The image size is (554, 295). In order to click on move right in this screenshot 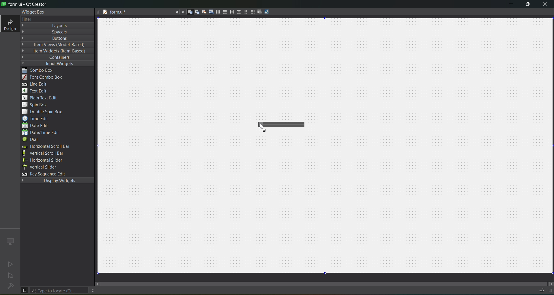, I will do `click(97, 284)`.